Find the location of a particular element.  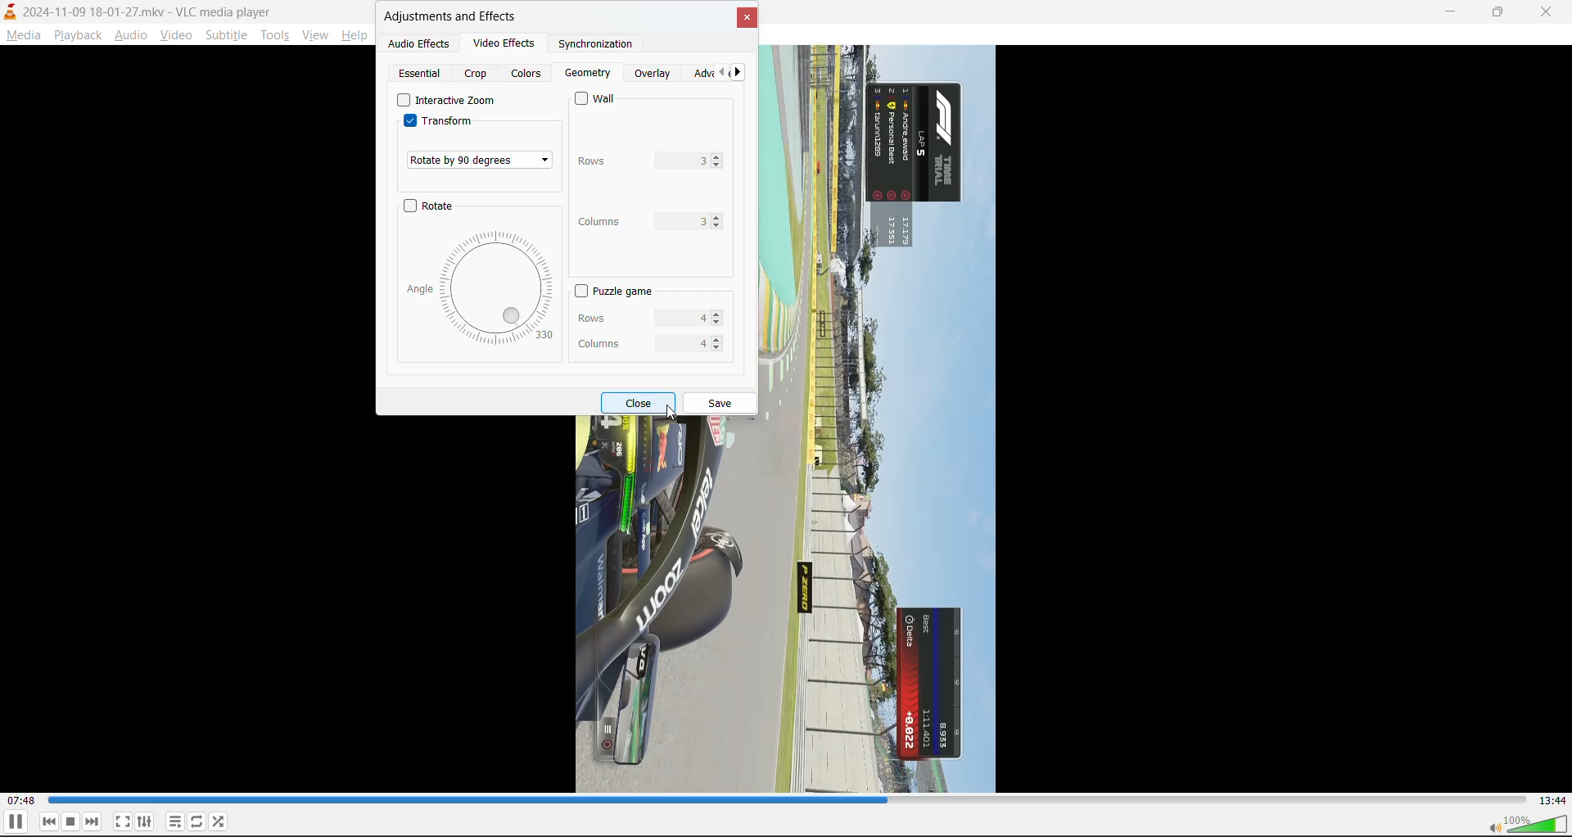

audio effects is located at coordinates (419, 43).